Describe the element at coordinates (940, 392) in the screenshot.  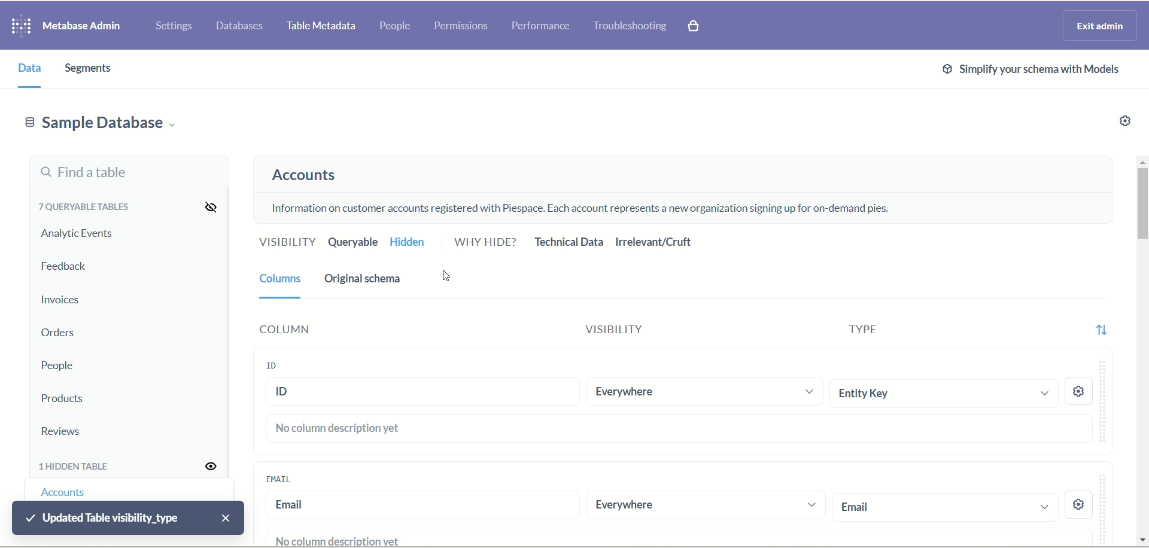
I see `ID type` at that location.